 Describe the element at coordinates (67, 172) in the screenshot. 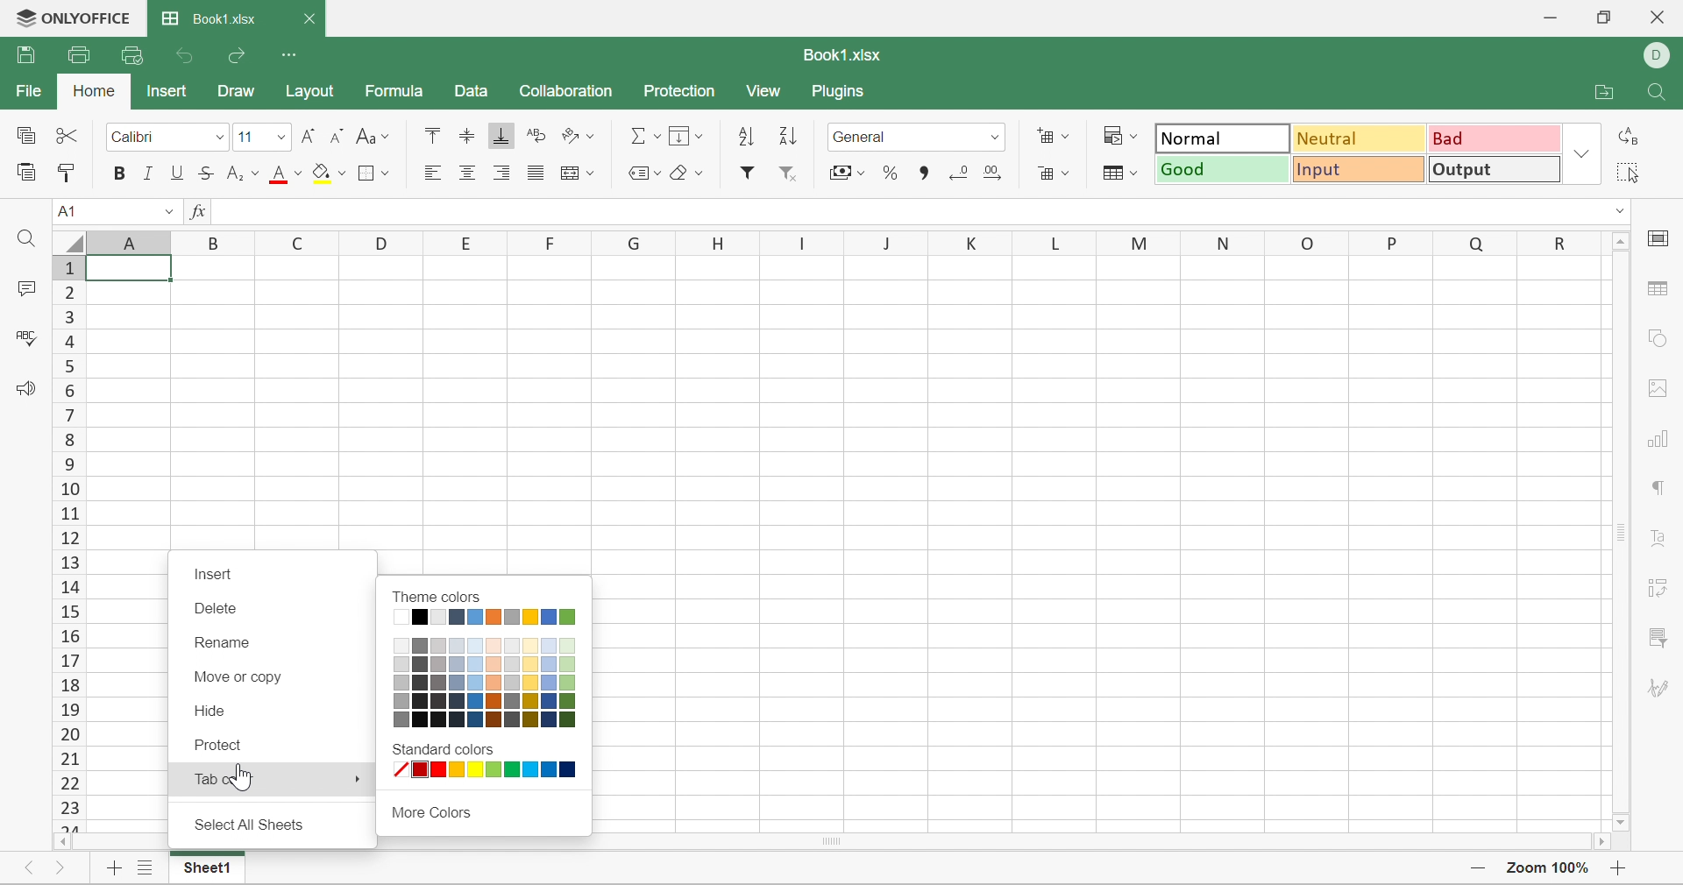

I see `Copy style` at that location.